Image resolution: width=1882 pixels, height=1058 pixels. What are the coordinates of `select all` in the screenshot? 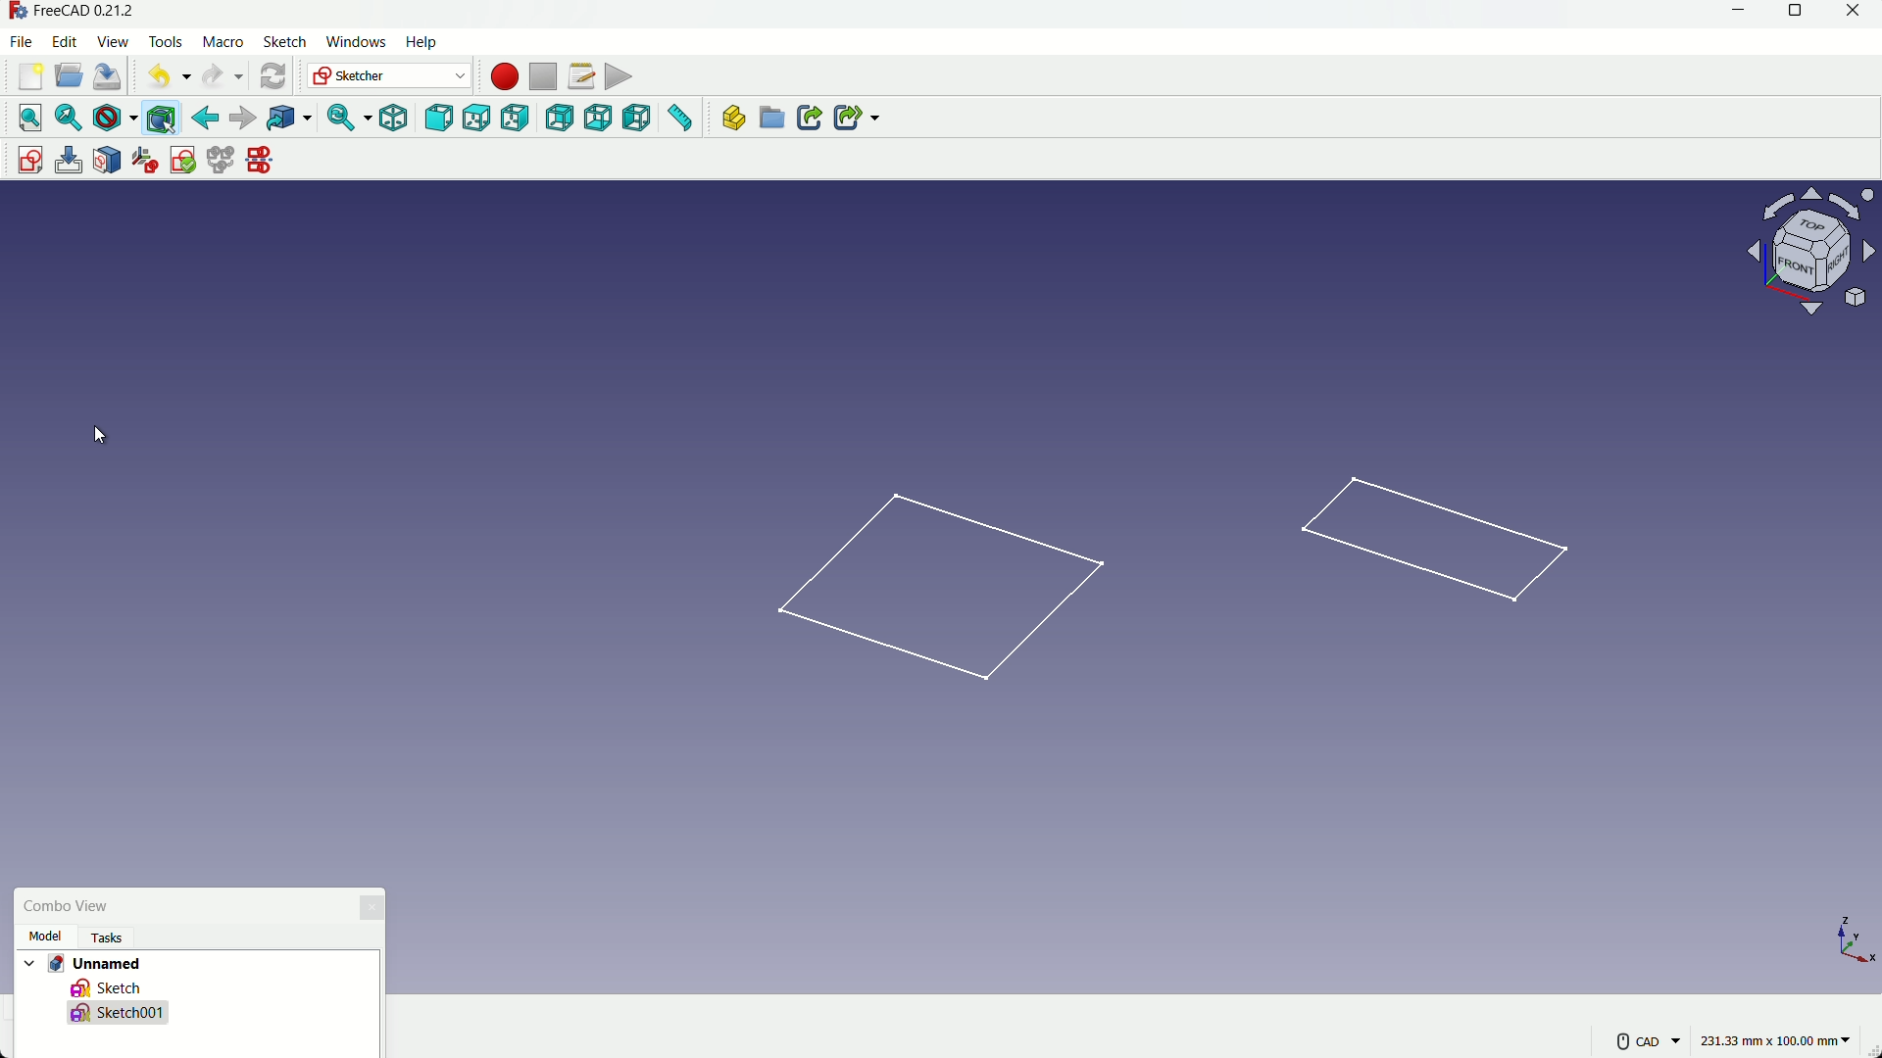 It's located at (29, 117).